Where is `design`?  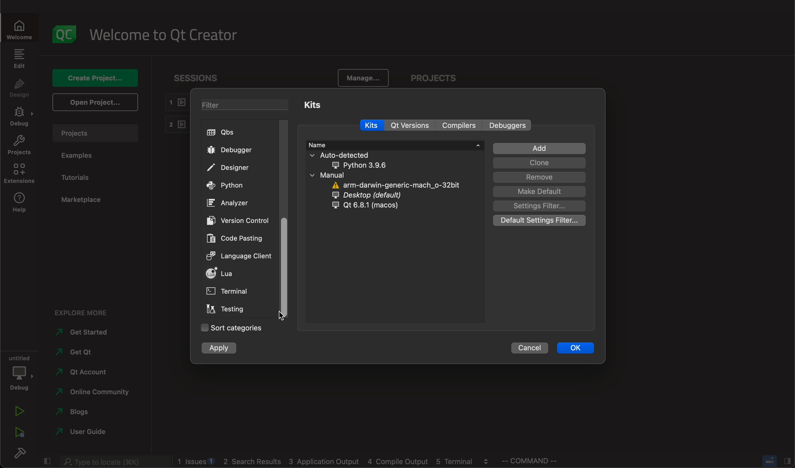 design is located at coordinates (20, 89).